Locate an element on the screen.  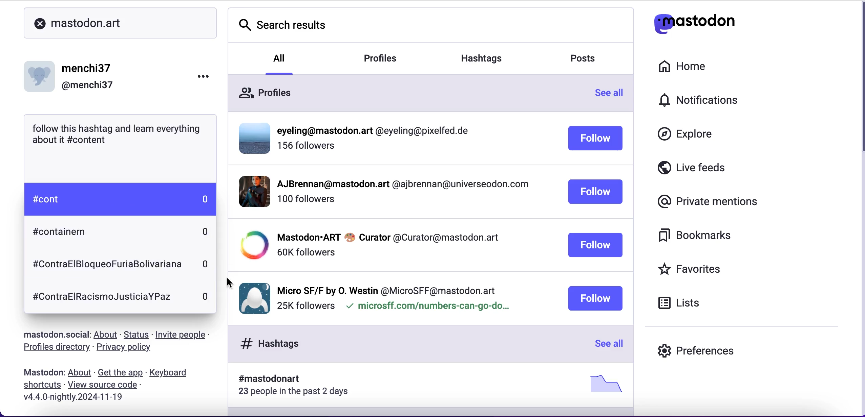
follow is located at coordinates (595, 298).